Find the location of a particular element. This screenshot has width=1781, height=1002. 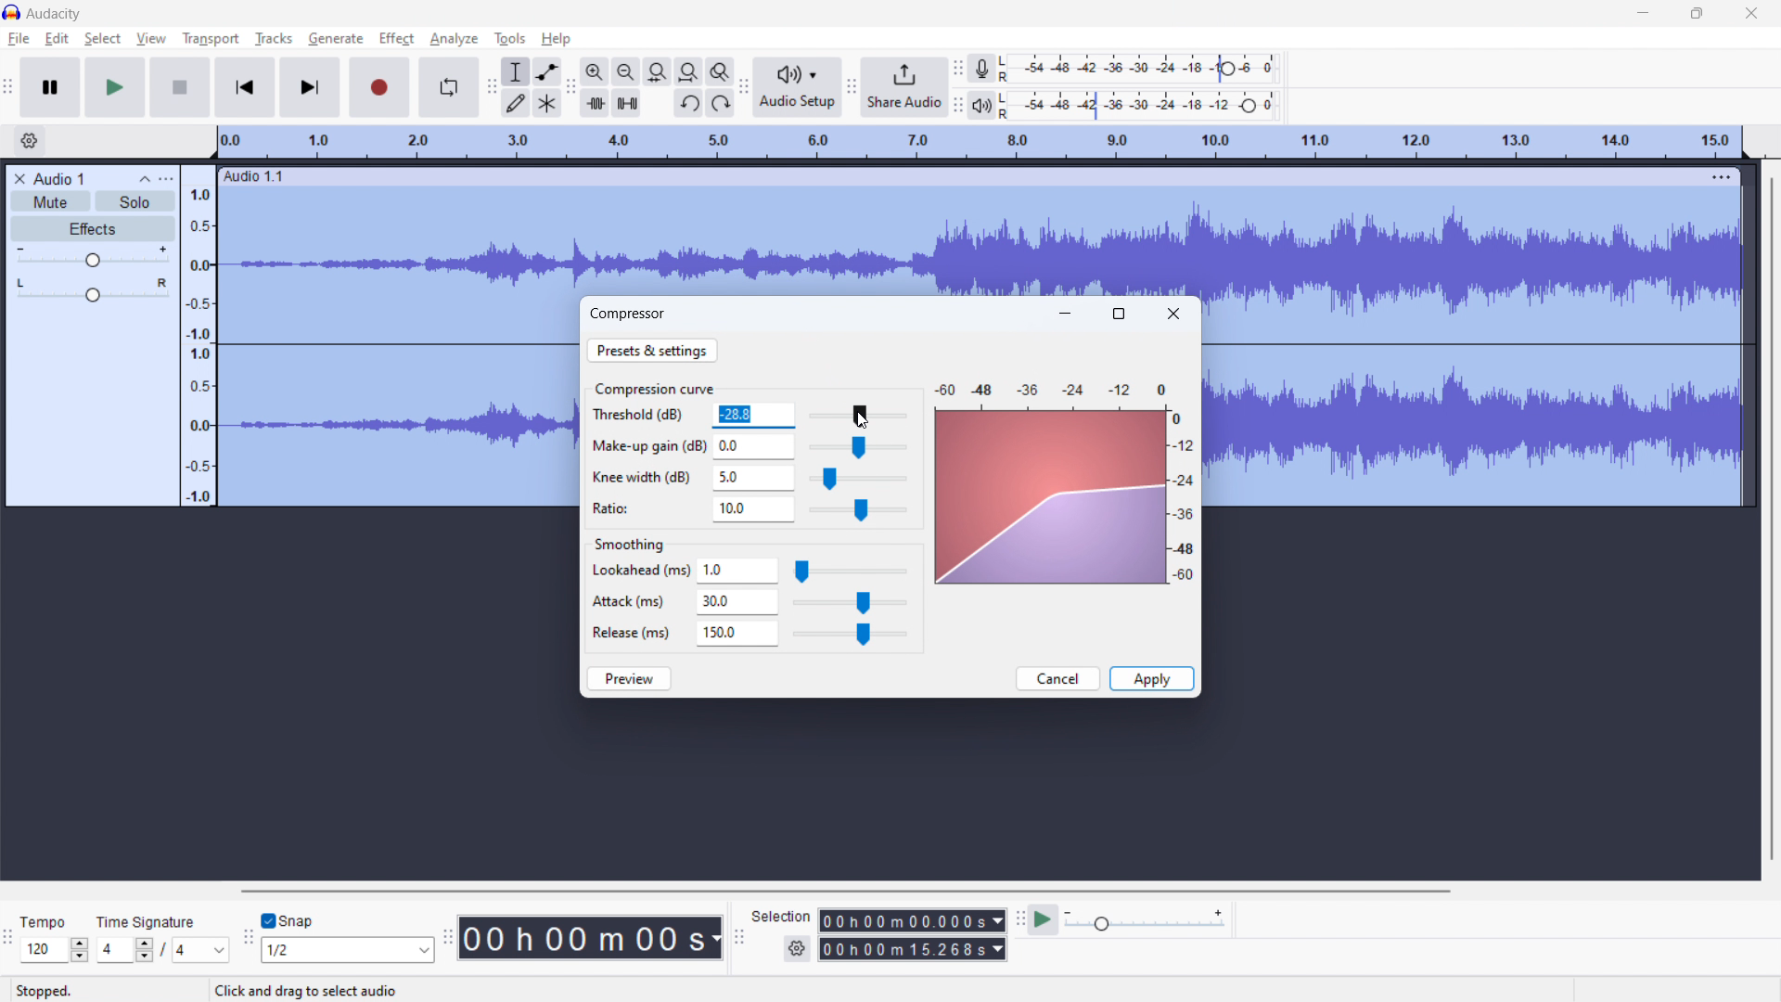

minimize is located at coordinates (1642, 13).